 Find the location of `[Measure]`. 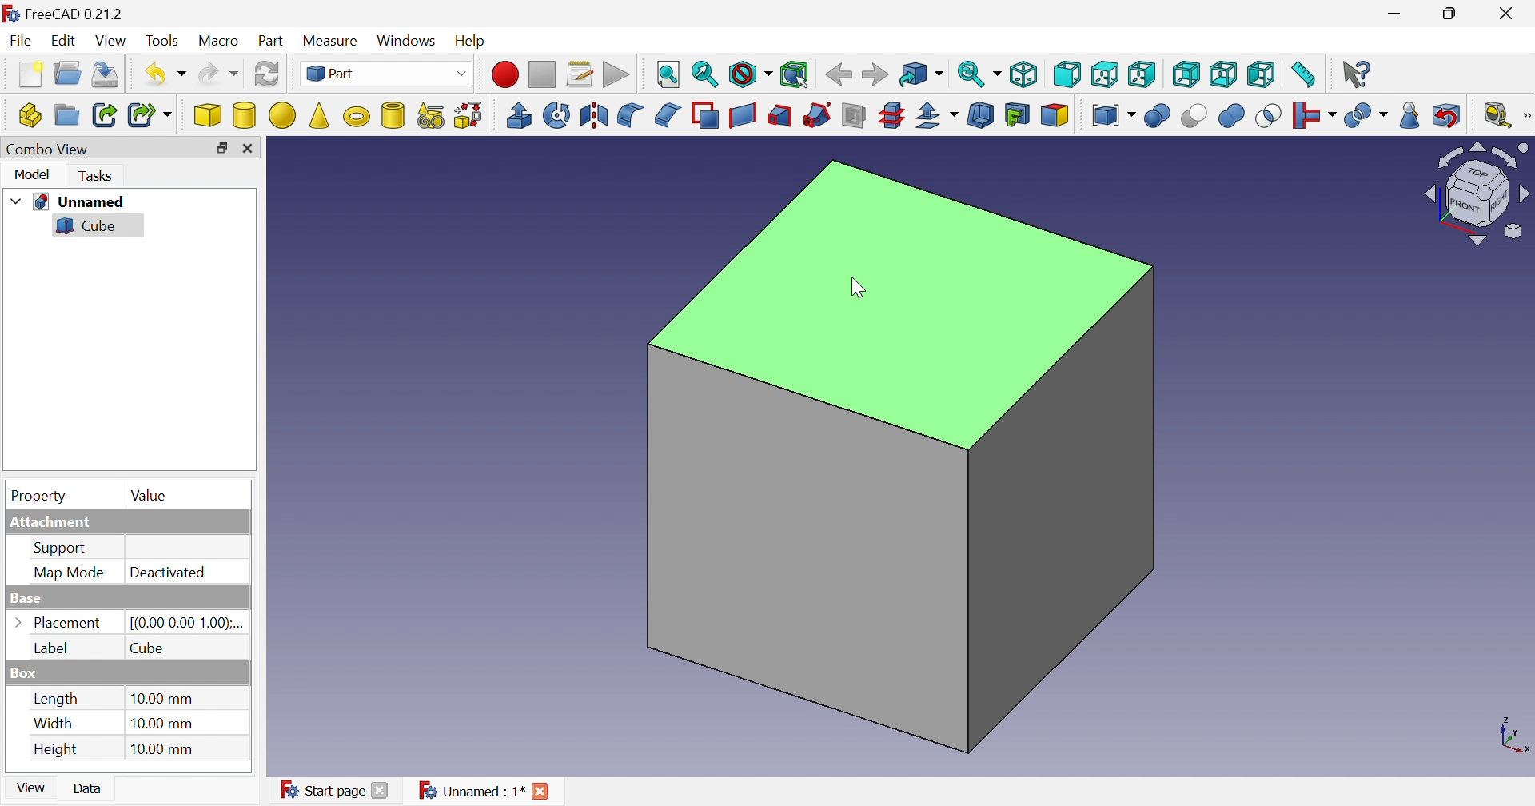

[Measure] is located at coordinates (1525, 114).